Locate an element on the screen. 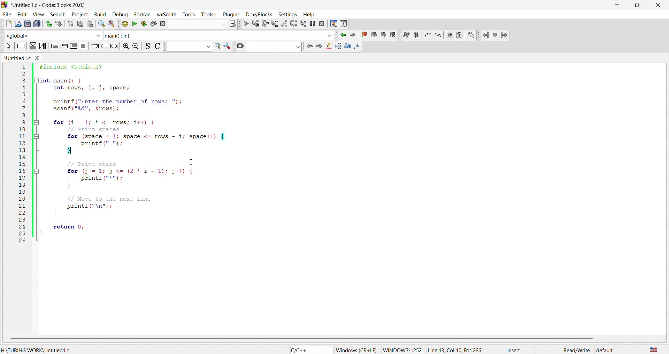  step out is located at coordinates (284, 24).